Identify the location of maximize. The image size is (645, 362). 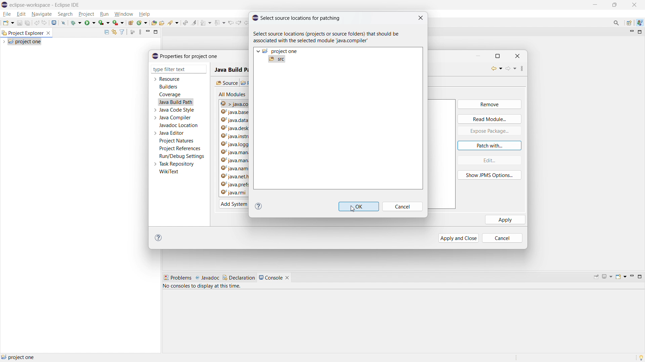
(501, 56).